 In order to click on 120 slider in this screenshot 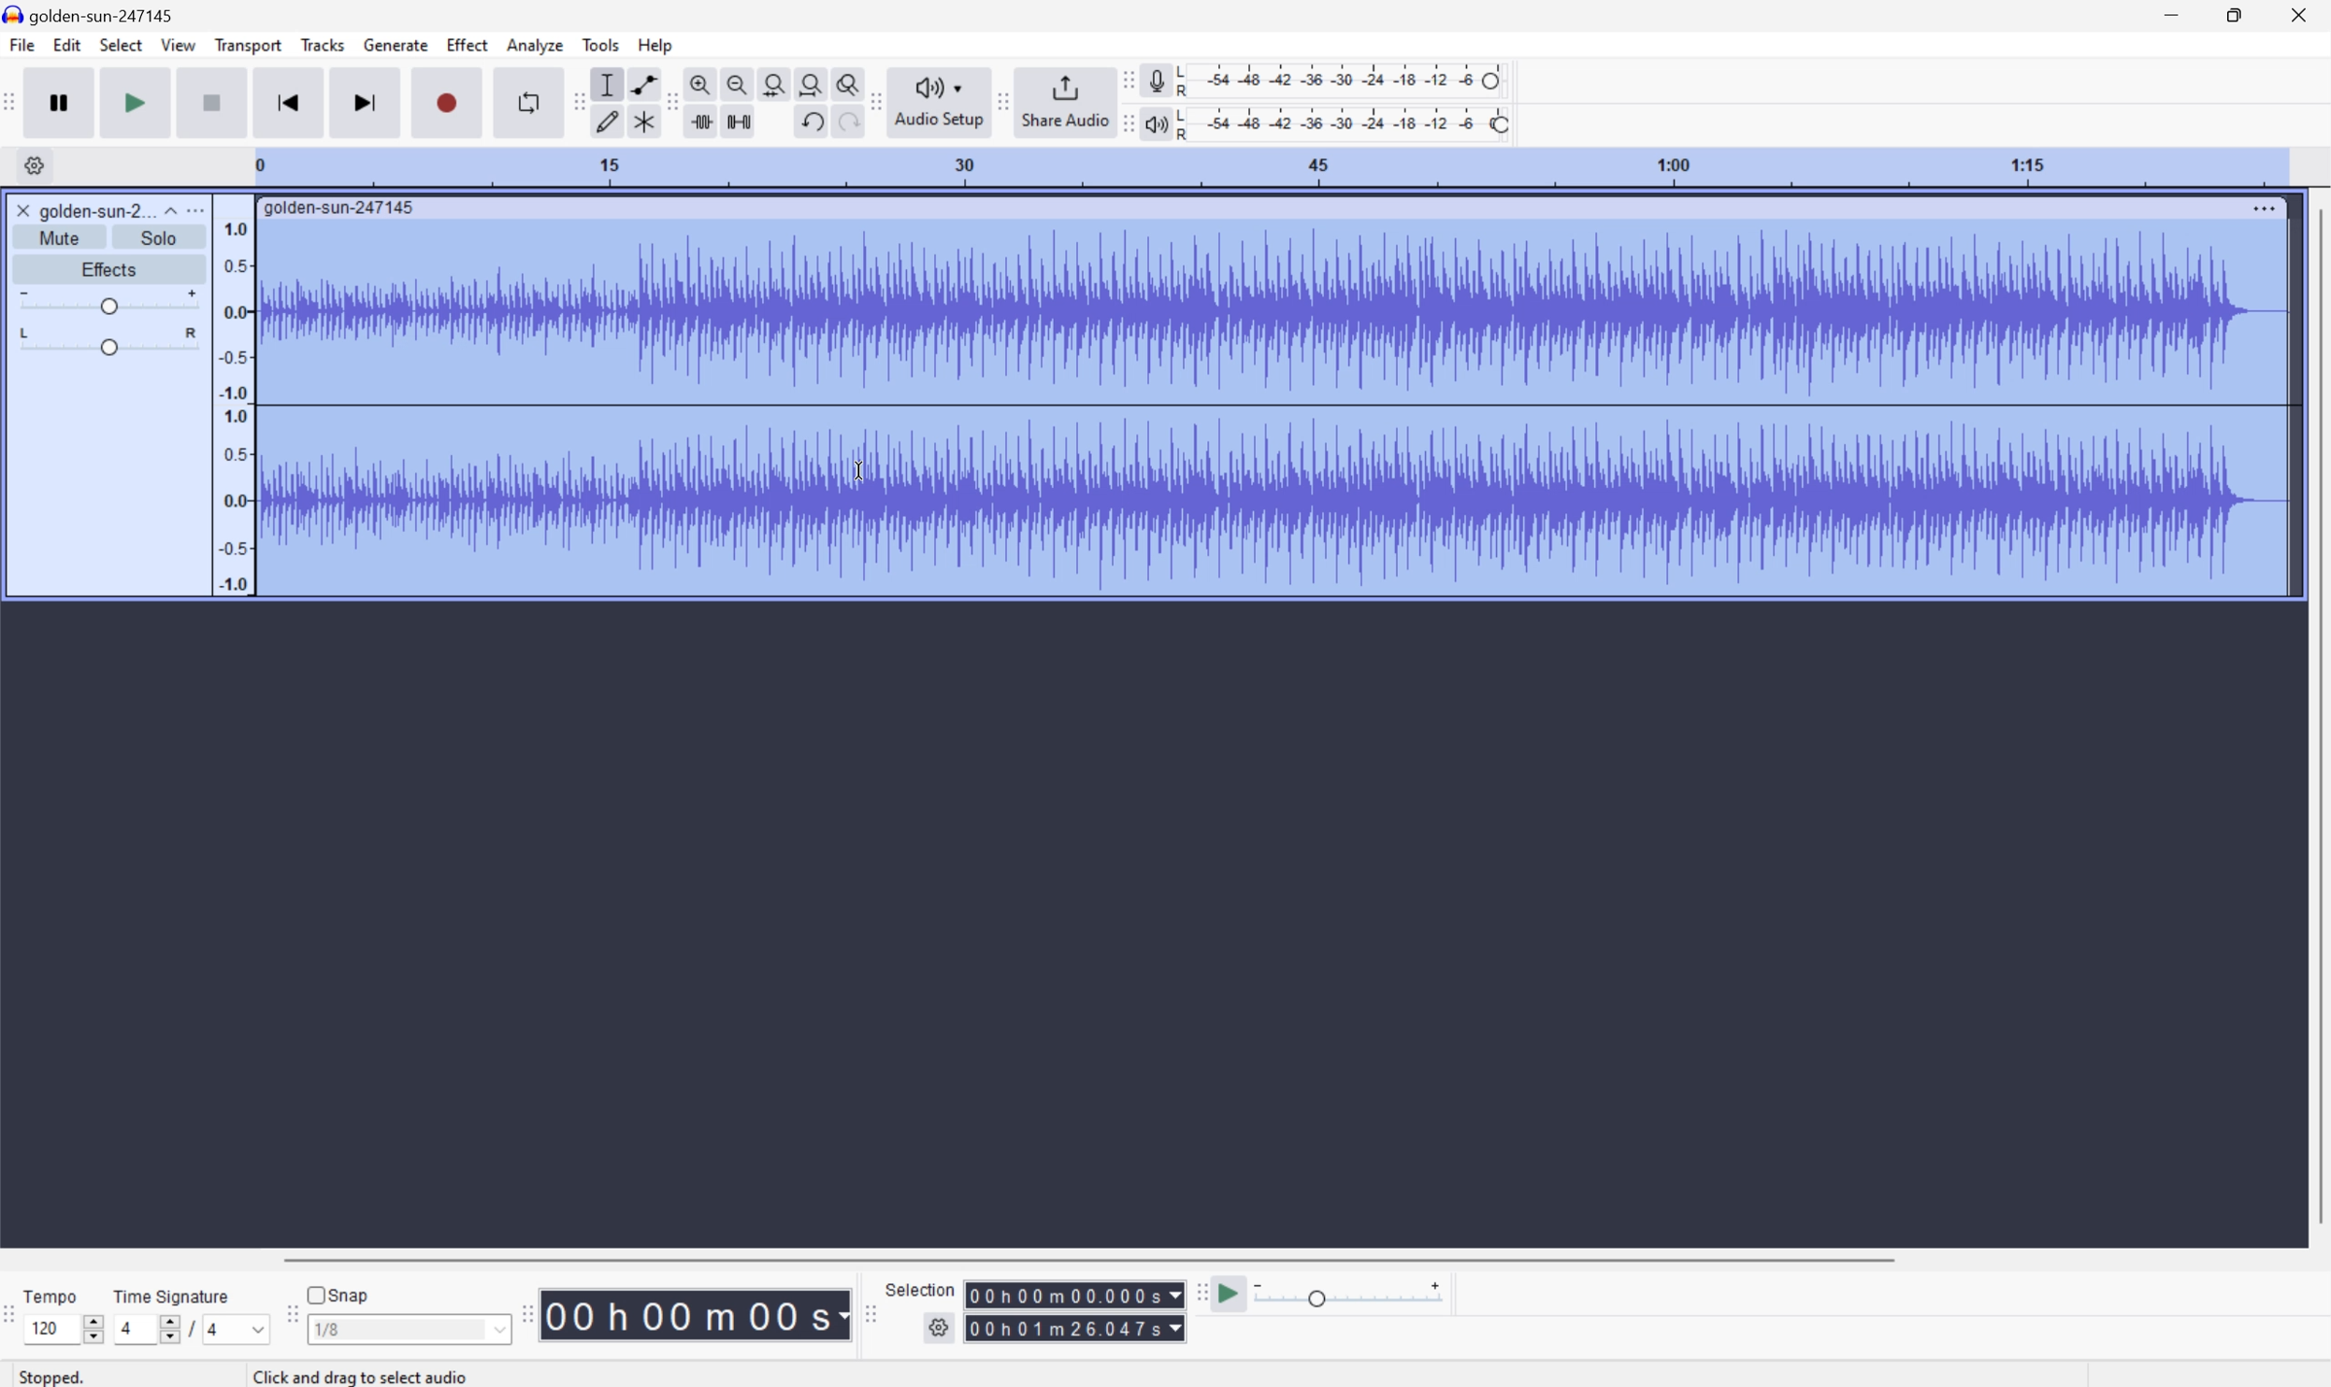, I will do `click(68, 1327)`.